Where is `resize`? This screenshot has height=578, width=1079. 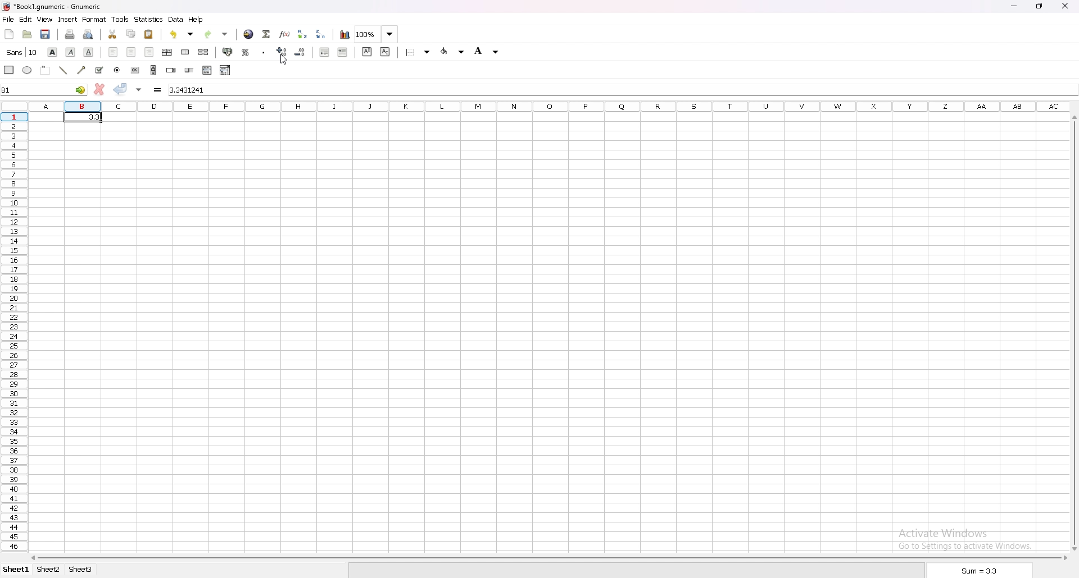 resize is located at coordinates (1041, 6).